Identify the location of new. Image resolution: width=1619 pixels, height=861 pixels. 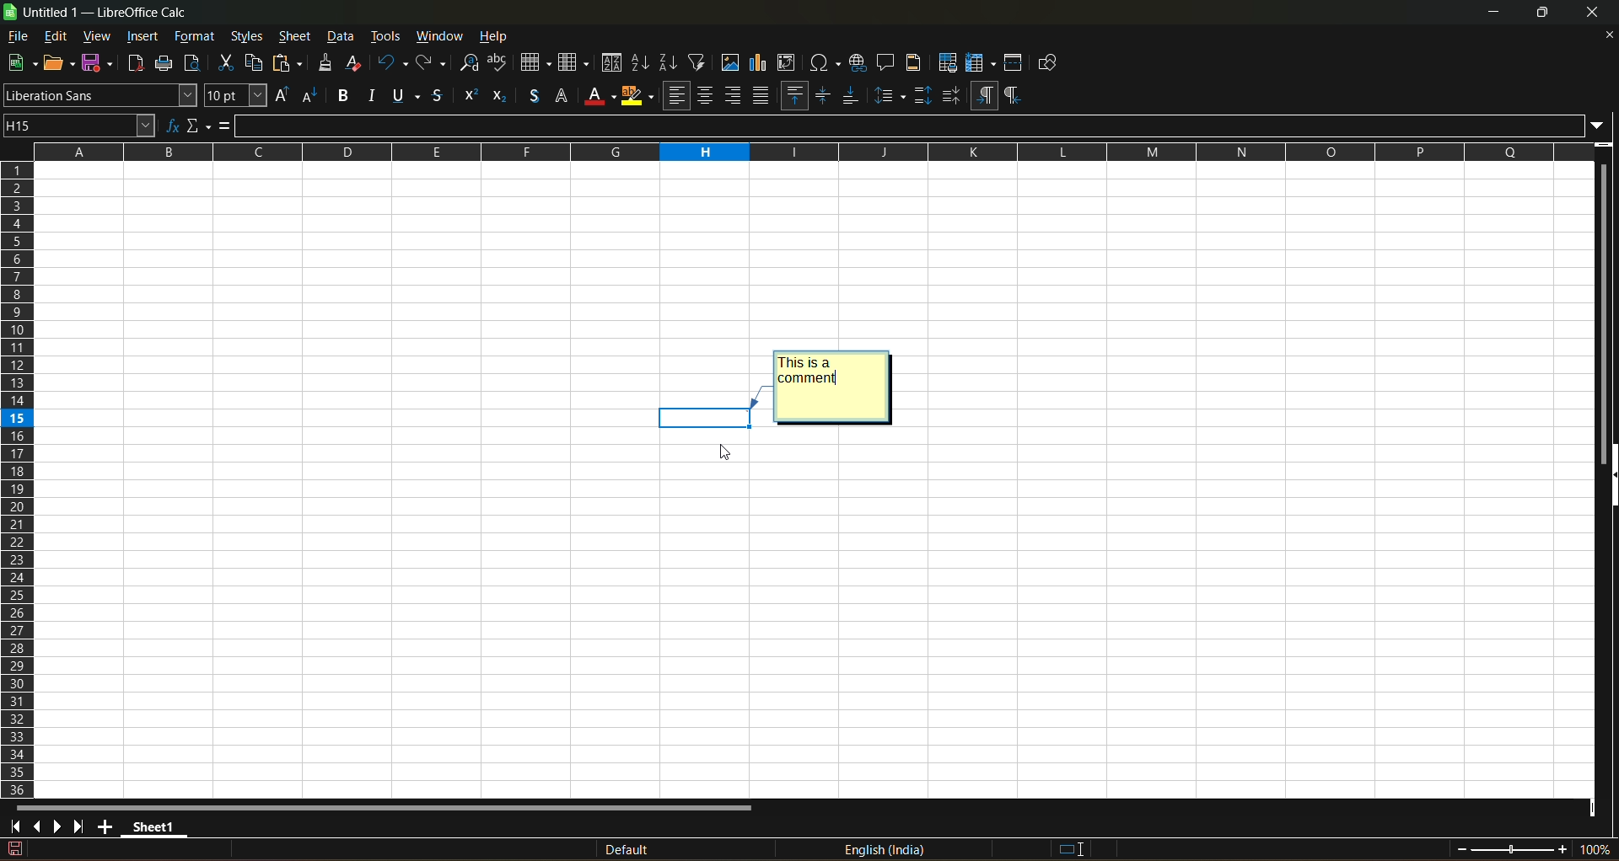
(23, 62).